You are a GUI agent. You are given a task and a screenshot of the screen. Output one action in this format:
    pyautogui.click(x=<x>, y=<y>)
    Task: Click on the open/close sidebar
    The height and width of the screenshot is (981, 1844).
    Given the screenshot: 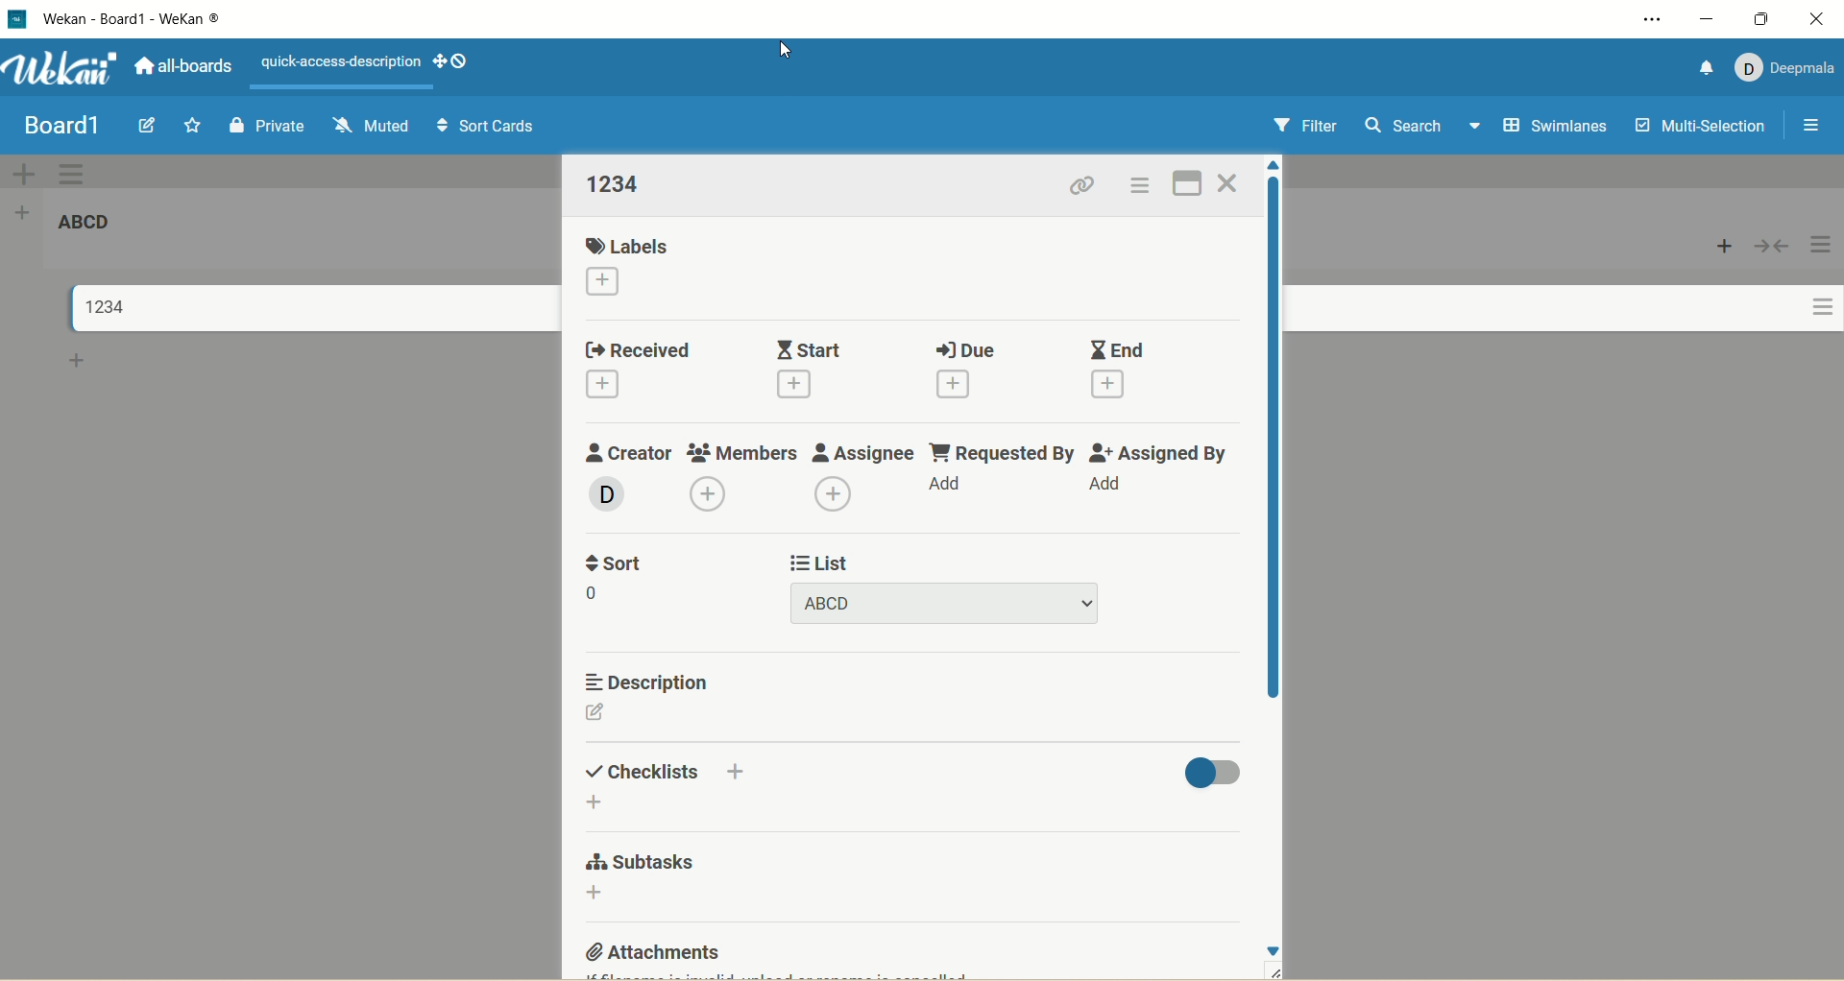 What is the action you would take?
    pyautogui.click(x=1810, y=126)
    